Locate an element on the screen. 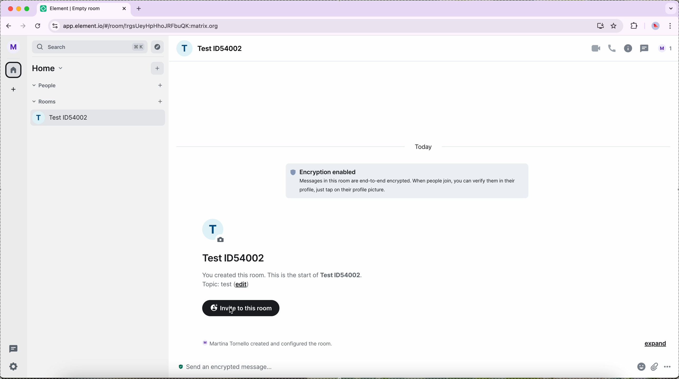 The width and height of the screenshot is (679, 379). profile is located at coordinates (14, 47).